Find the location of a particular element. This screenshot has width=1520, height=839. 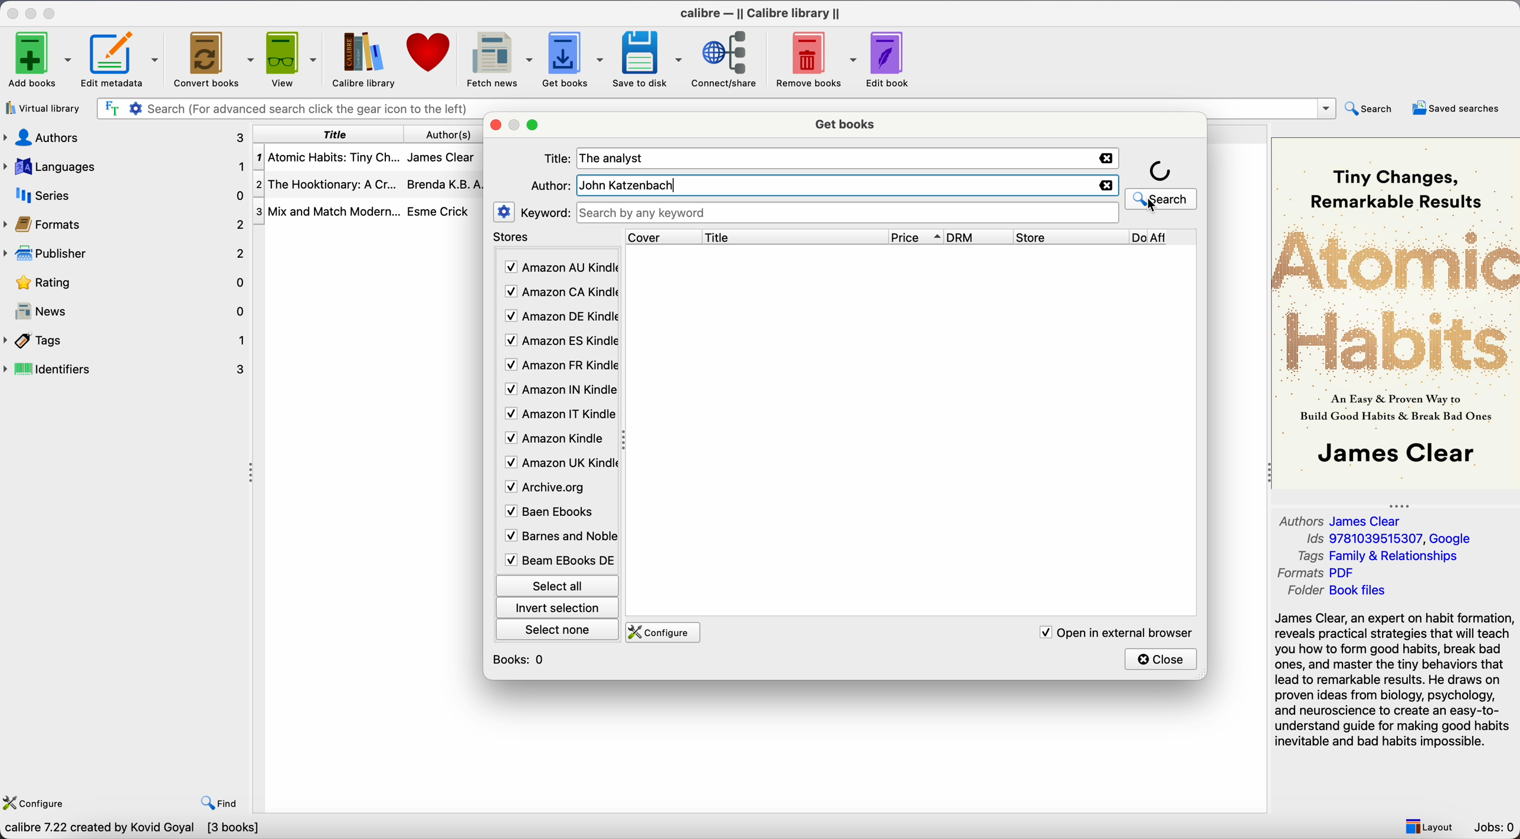

Amazon IN Kindle is located at coordinates (559, 392).